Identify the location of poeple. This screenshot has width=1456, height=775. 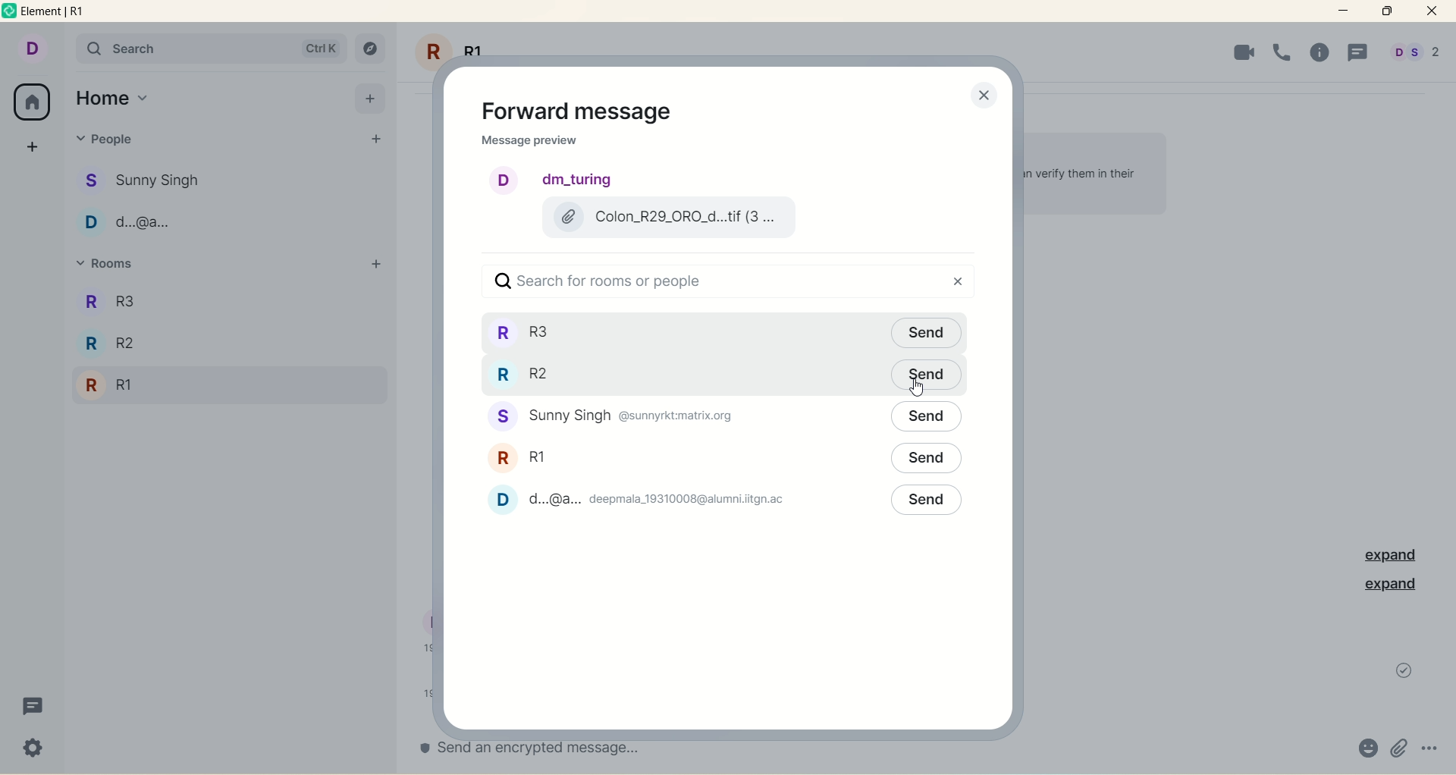
(141, 225).